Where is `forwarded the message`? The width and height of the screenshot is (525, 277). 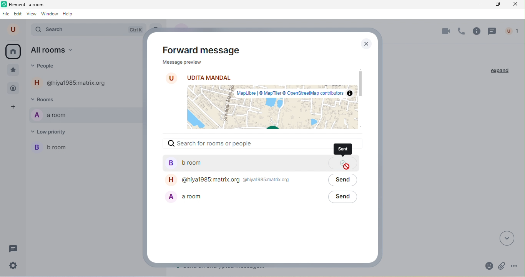
forwarded the message is located at coordinates (346, 162).